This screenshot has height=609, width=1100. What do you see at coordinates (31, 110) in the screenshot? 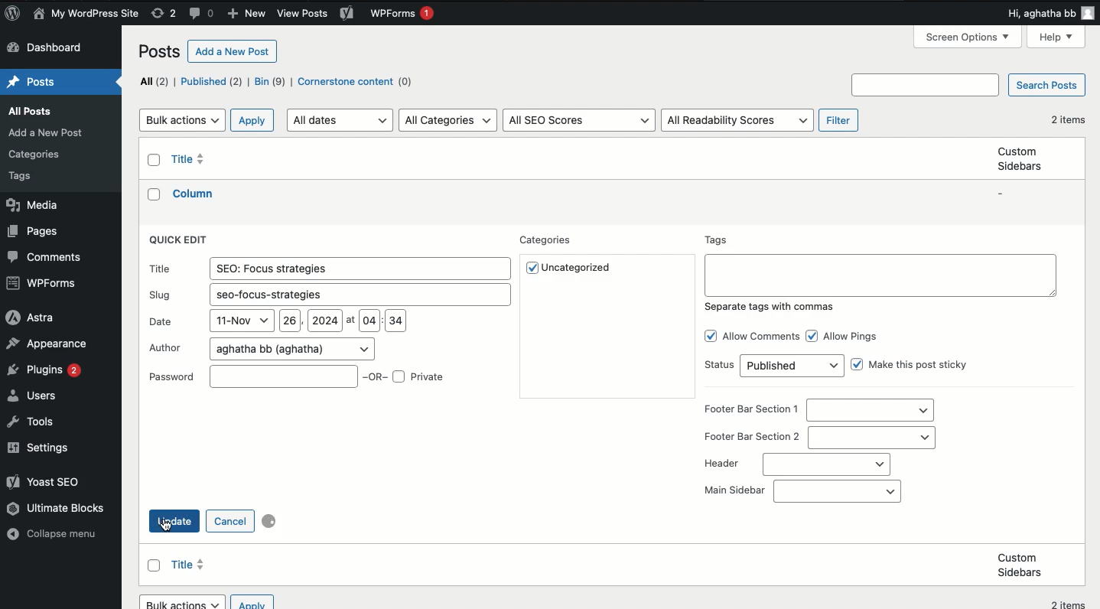
I see `Posts` at bounding box center [31, 110].